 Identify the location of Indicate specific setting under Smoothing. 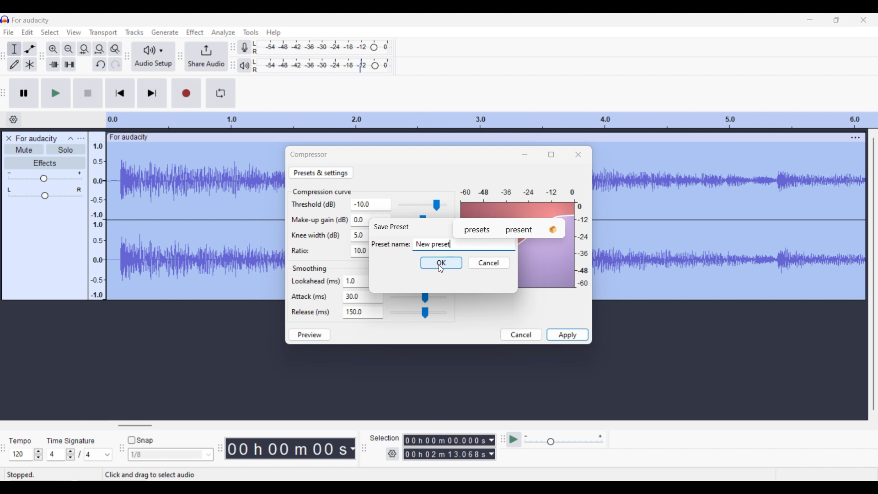
(316, 296).